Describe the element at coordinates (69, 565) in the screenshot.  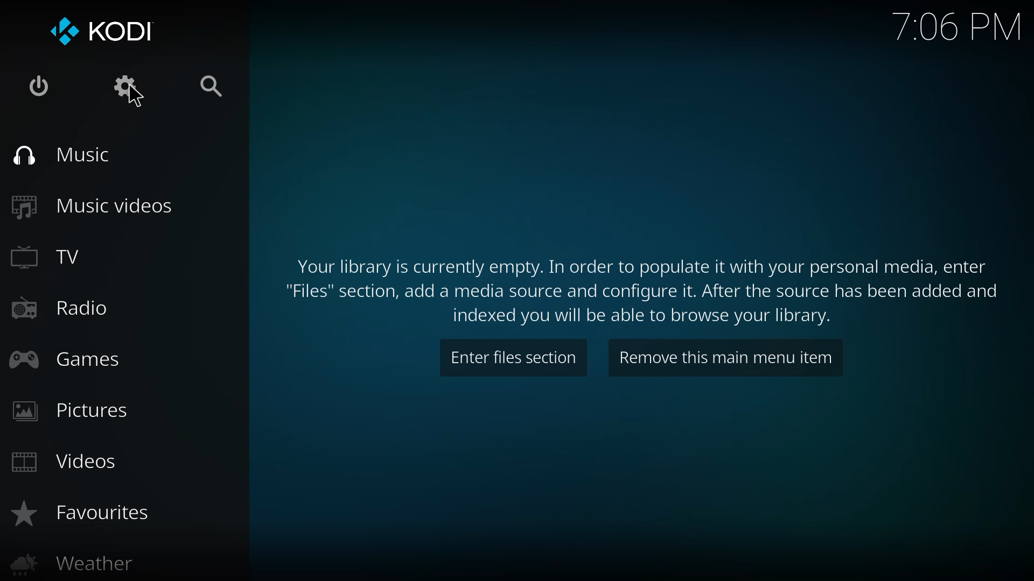
I see `weather` at that location.